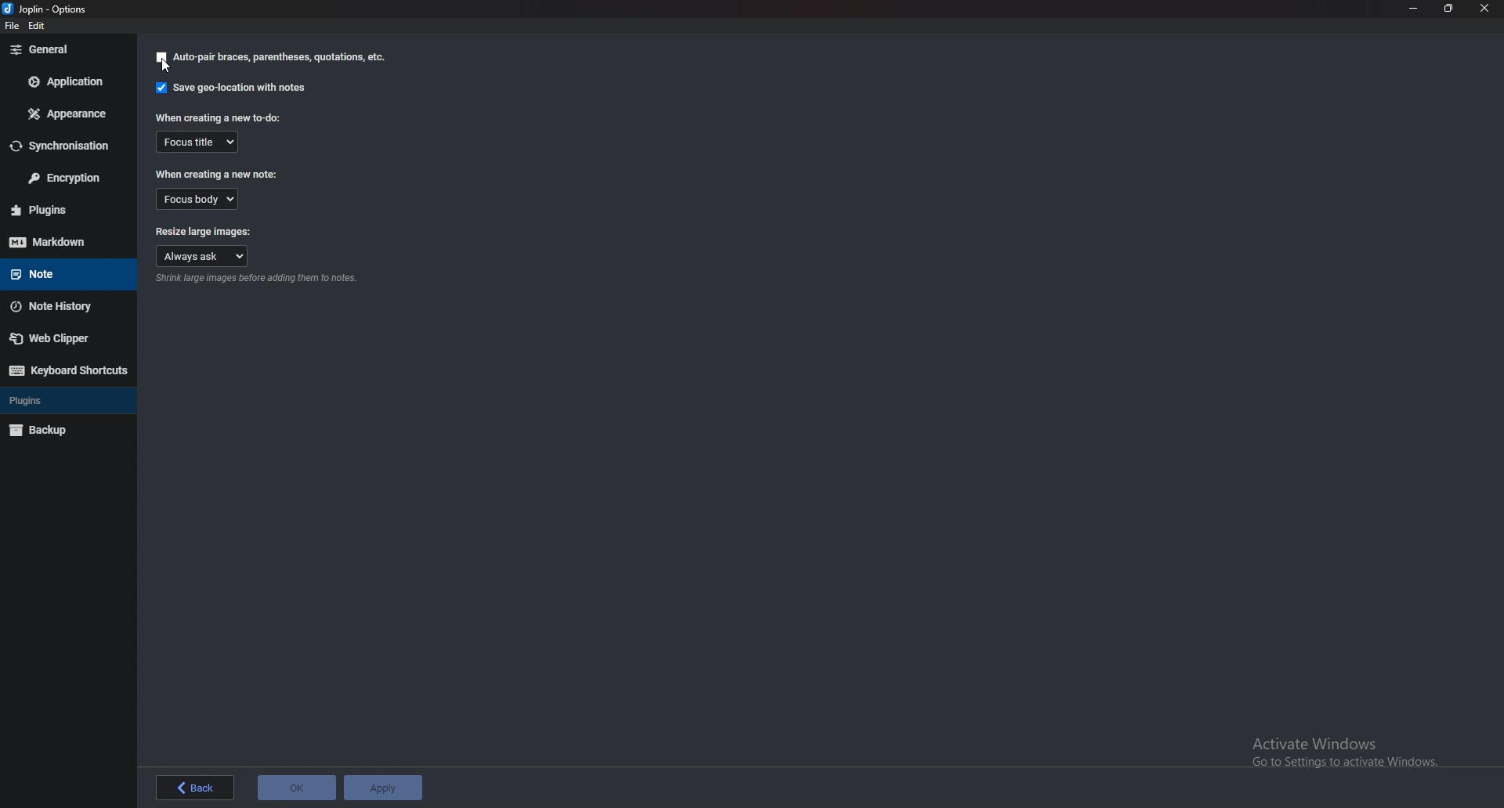  I want to click on Activate windows pop up, so click(1353, 752).